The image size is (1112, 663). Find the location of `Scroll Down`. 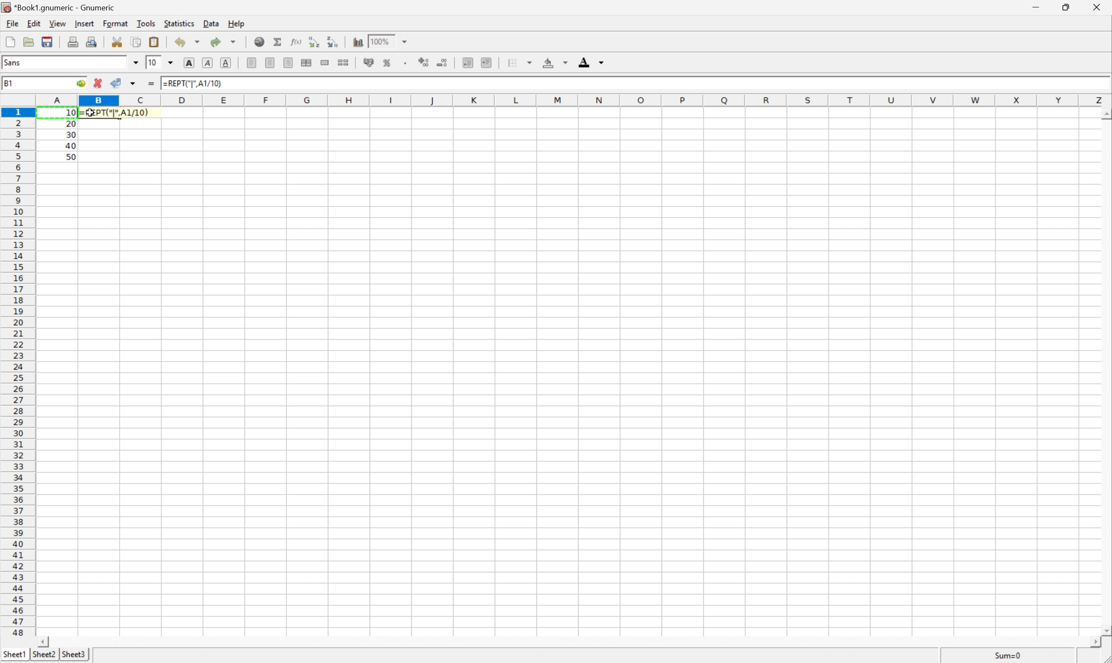

Scroll Down is located at coordinates (1105, 630).